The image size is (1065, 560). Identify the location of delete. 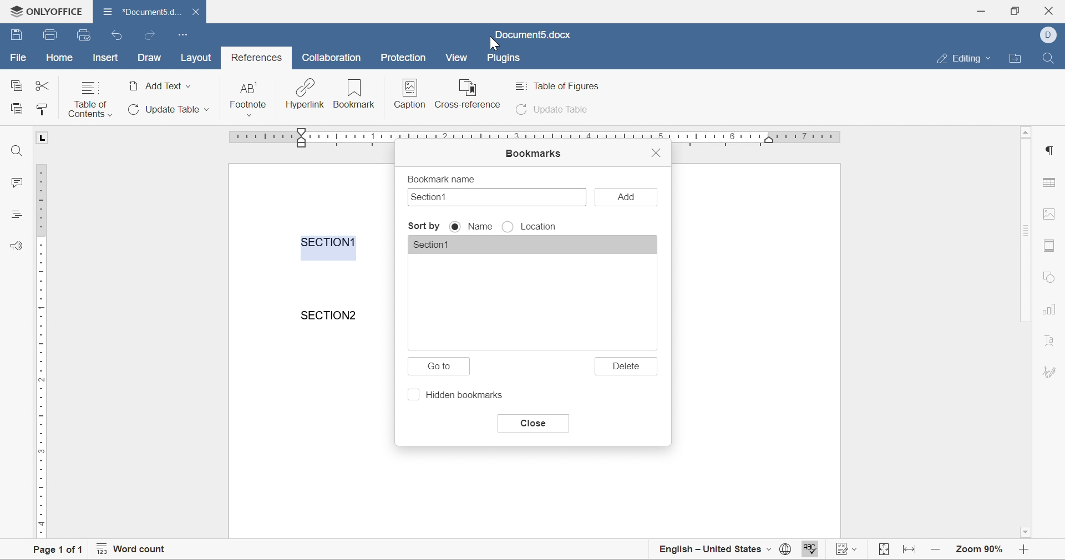
(627, 366).